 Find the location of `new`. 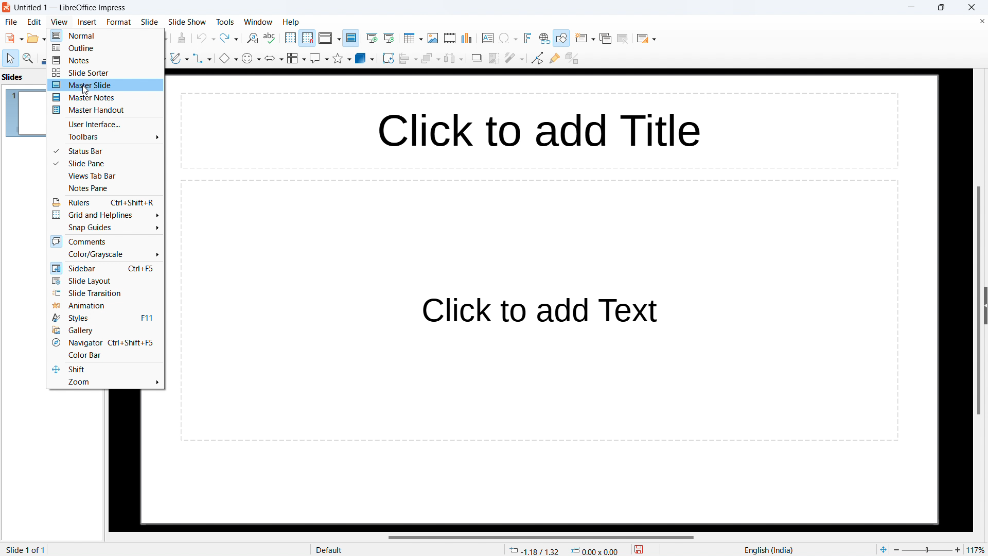

new is located at coordinates (14, 38).